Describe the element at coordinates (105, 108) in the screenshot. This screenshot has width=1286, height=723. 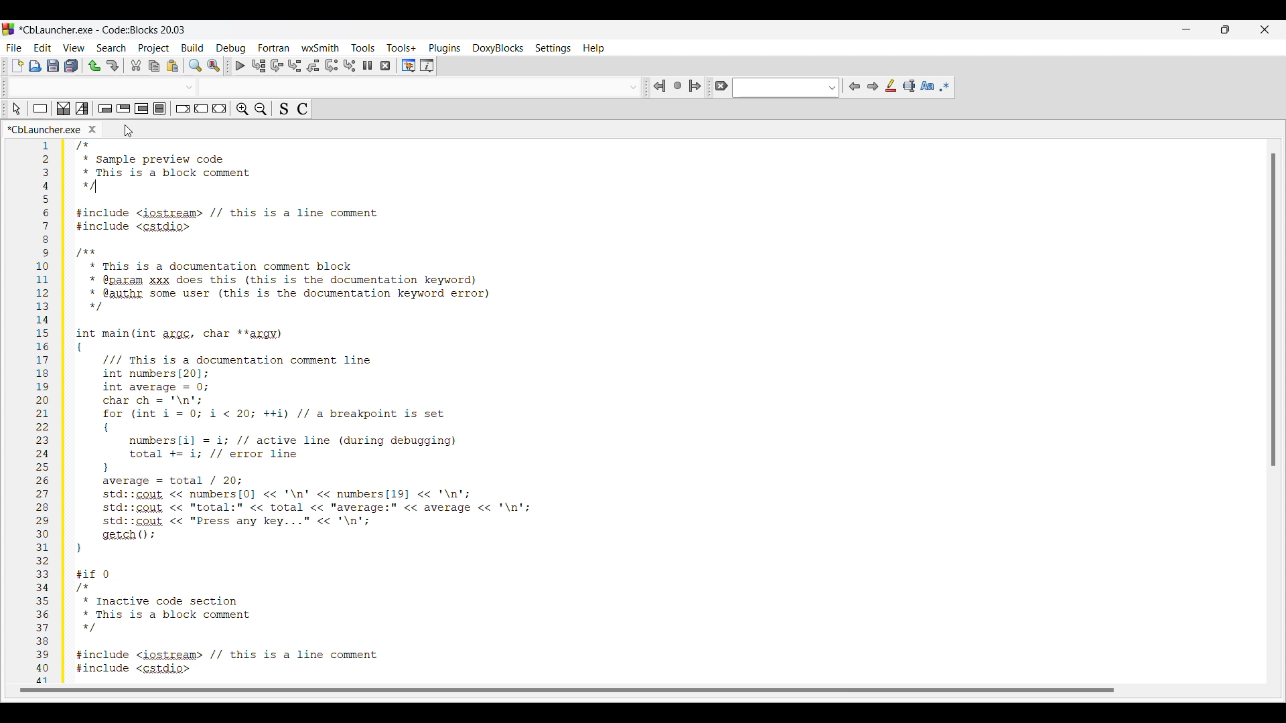
I see `Entry-condition loop` at that location.